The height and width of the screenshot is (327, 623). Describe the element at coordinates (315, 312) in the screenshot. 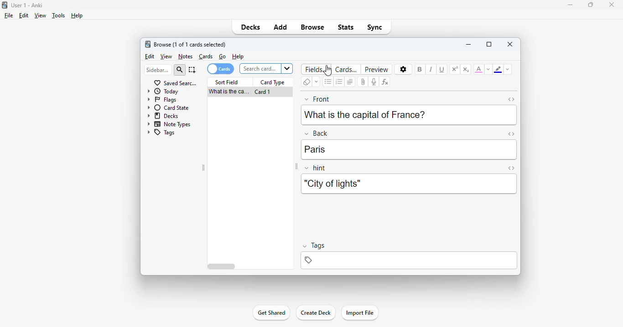

I see `create deck` at that location.